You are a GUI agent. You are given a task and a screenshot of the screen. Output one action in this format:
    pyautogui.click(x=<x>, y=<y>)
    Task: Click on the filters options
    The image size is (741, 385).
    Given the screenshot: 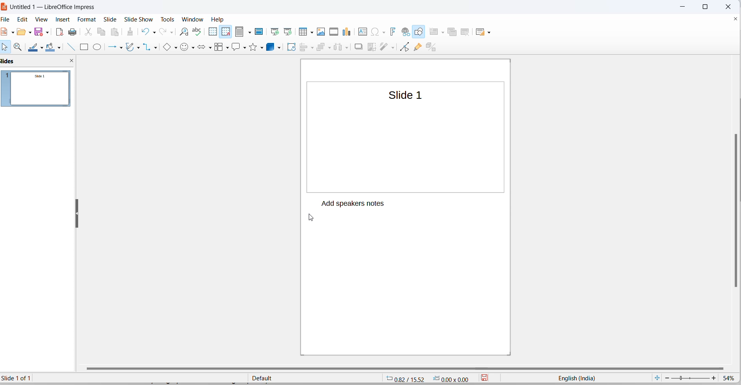 What is the action you would take?
    pyautogui.click(x=392, y=48)
    